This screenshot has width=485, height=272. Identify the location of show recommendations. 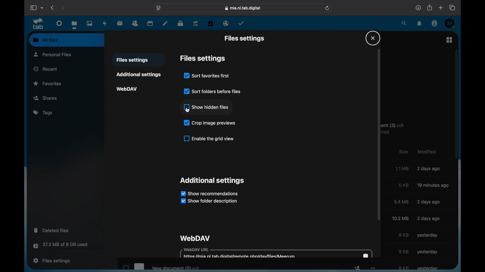
(209, 194).